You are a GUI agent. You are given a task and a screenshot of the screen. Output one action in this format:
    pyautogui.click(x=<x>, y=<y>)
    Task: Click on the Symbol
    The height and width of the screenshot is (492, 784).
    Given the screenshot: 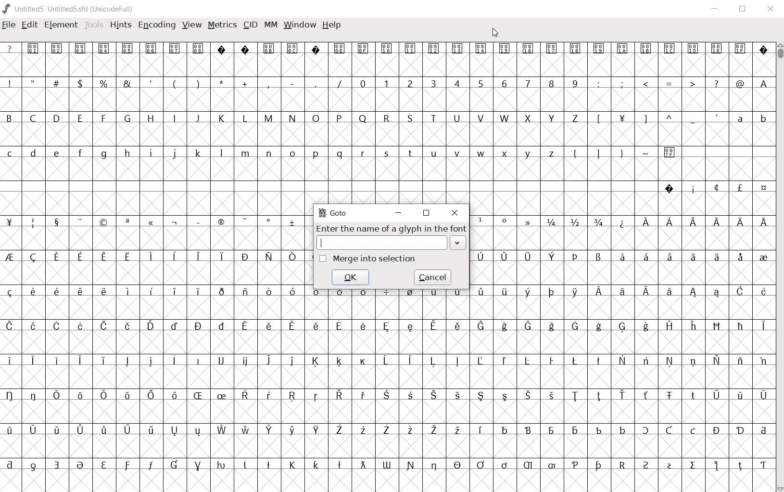 What is the action you would take?
    pyautogui.click(x=245, y=221)
    